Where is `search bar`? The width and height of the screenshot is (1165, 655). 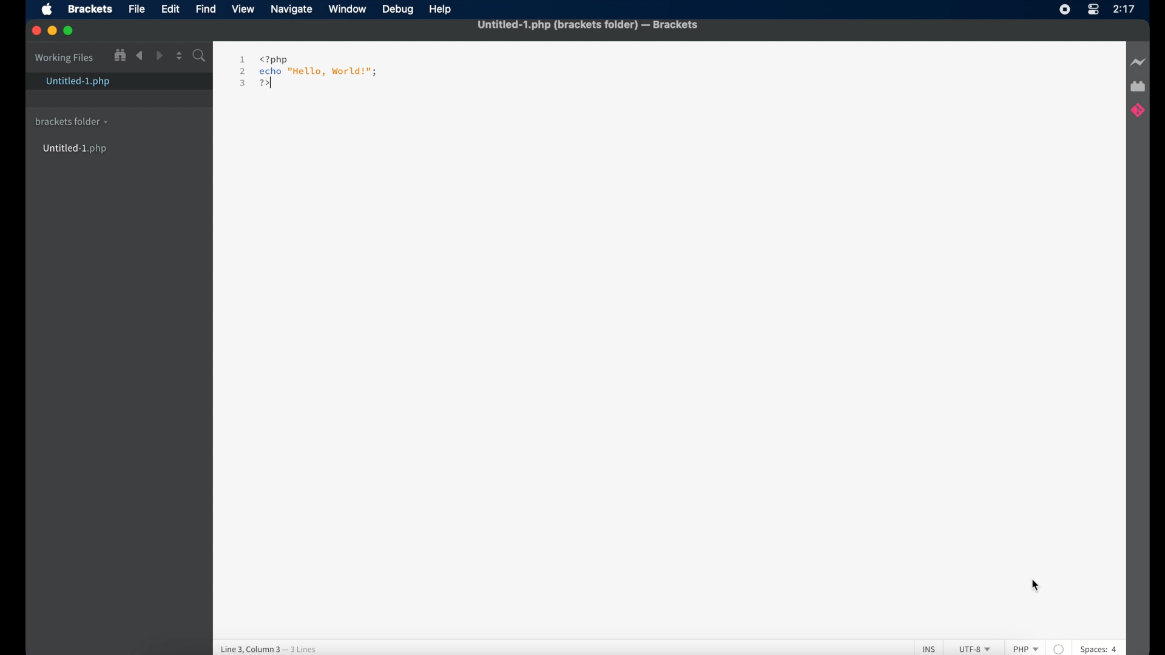
search bar is located at coordinates (200, 56).